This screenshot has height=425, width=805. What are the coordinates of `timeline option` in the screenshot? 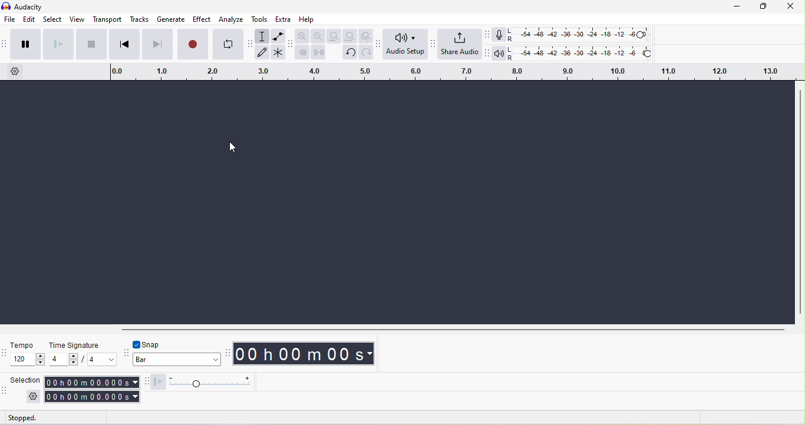 It's located at (16, 71).